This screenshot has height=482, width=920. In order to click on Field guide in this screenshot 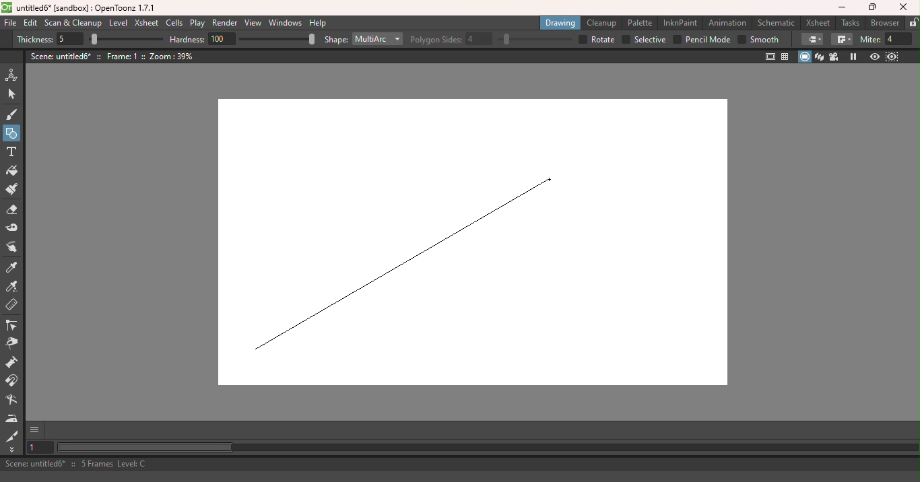, I will do `click(787, 57)`.